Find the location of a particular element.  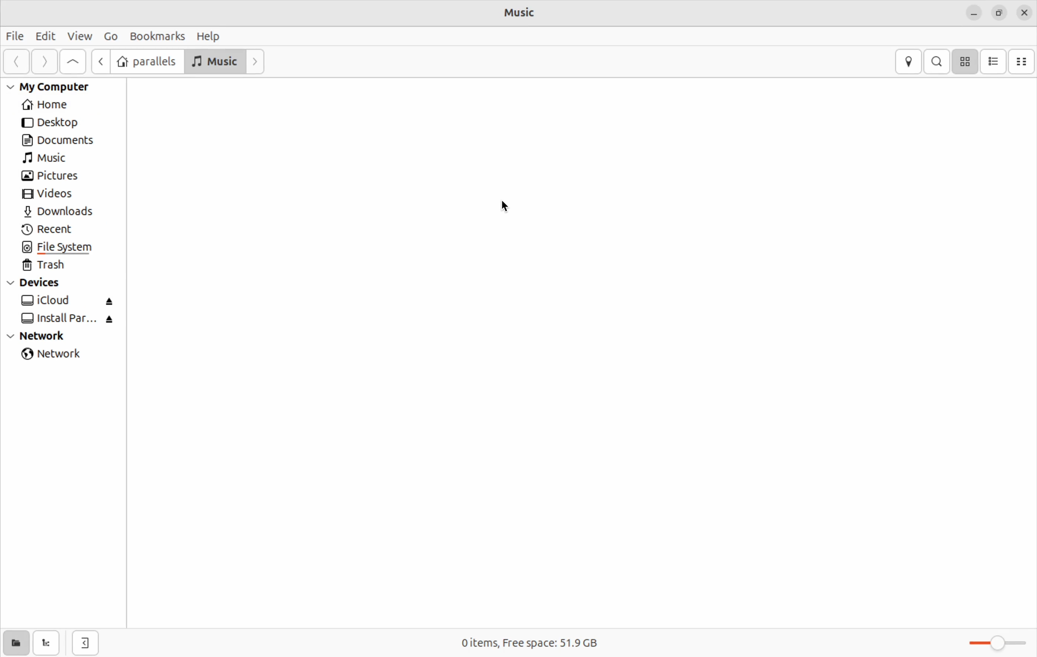

network is located at coordinates (56, 356).